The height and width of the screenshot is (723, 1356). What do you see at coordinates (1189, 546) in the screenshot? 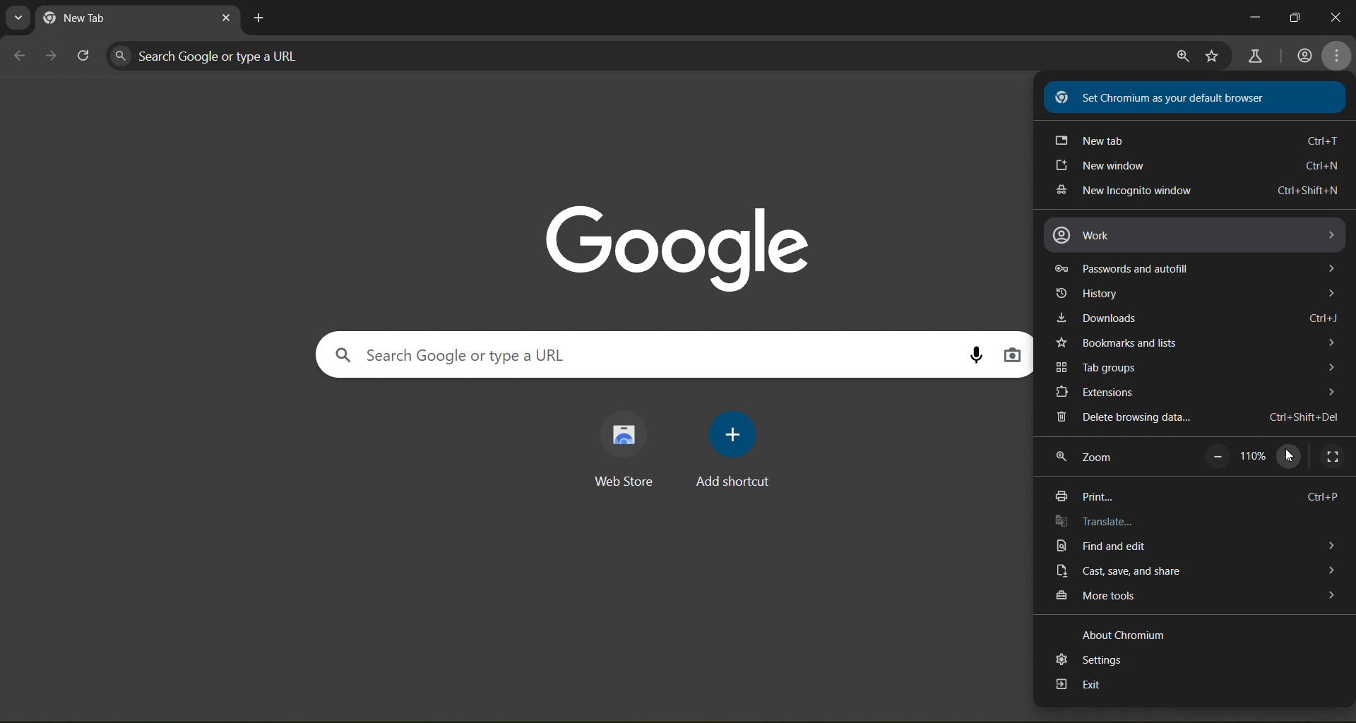
I see `find and edit` at bounding box center [1189, 546].